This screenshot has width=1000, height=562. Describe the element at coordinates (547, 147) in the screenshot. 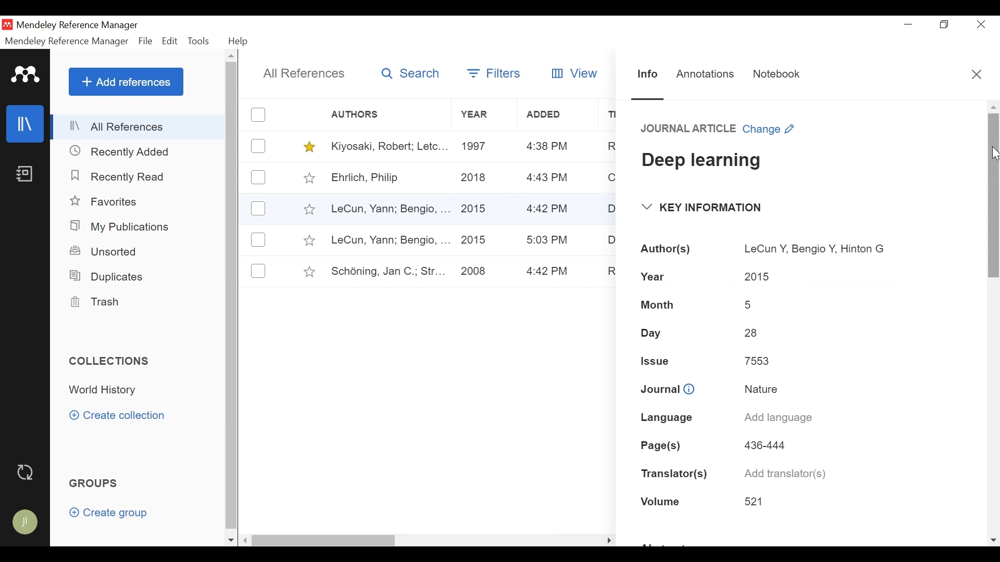

I see `4:43 PM` at that location.